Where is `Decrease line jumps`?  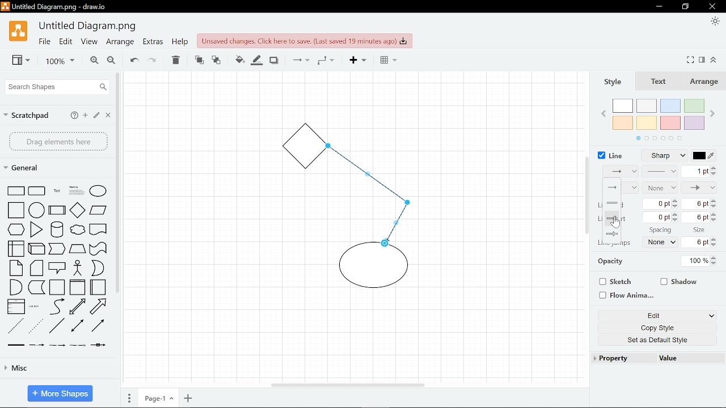 Decrease line jumps is located at coordinates (716, 246).